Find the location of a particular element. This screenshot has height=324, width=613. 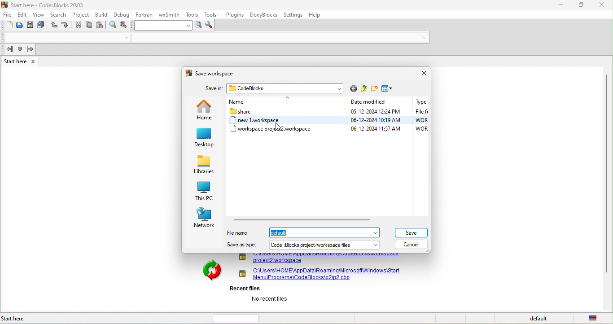

close is located at coordinates (421, 73).